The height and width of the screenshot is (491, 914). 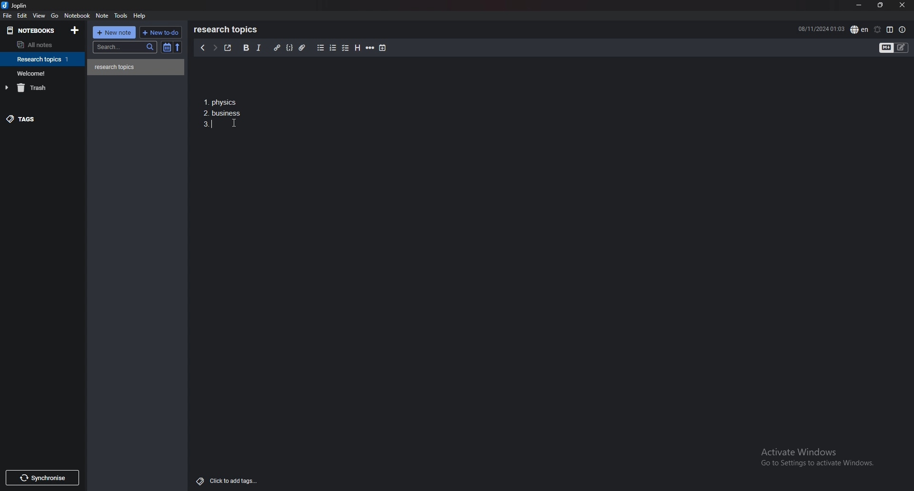 I want to click on new todo, so click(x=160, y=32).